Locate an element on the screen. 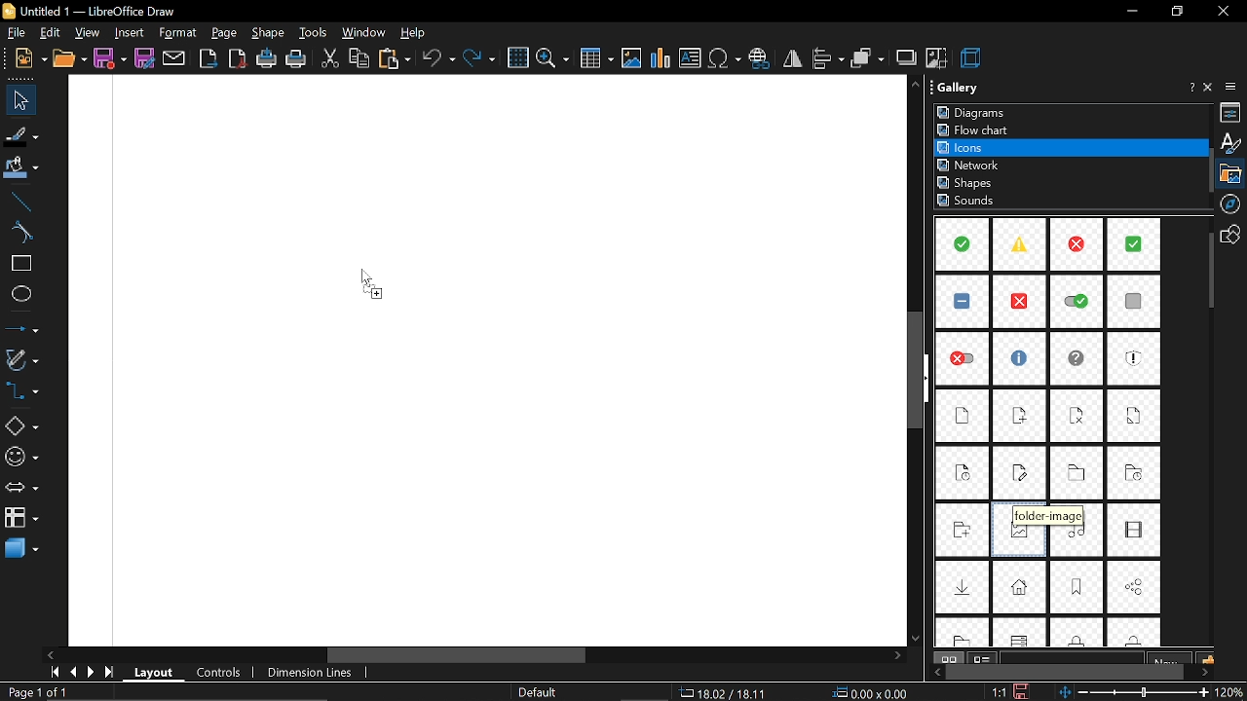 The width and height of the screenshot is (1247, 701). fill line is located at coordinates (19, 133).